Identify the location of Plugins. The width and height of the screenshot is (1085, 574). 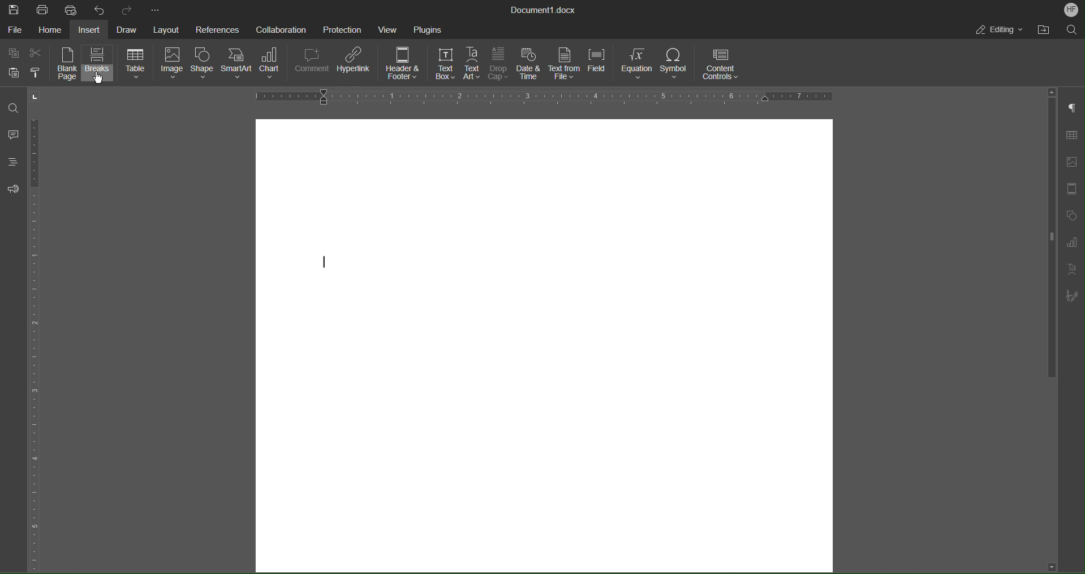
(430, 28).